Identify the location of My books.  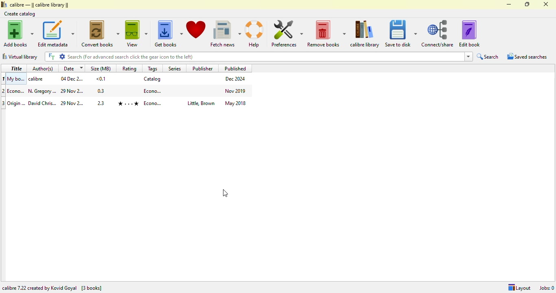
(16, 78).